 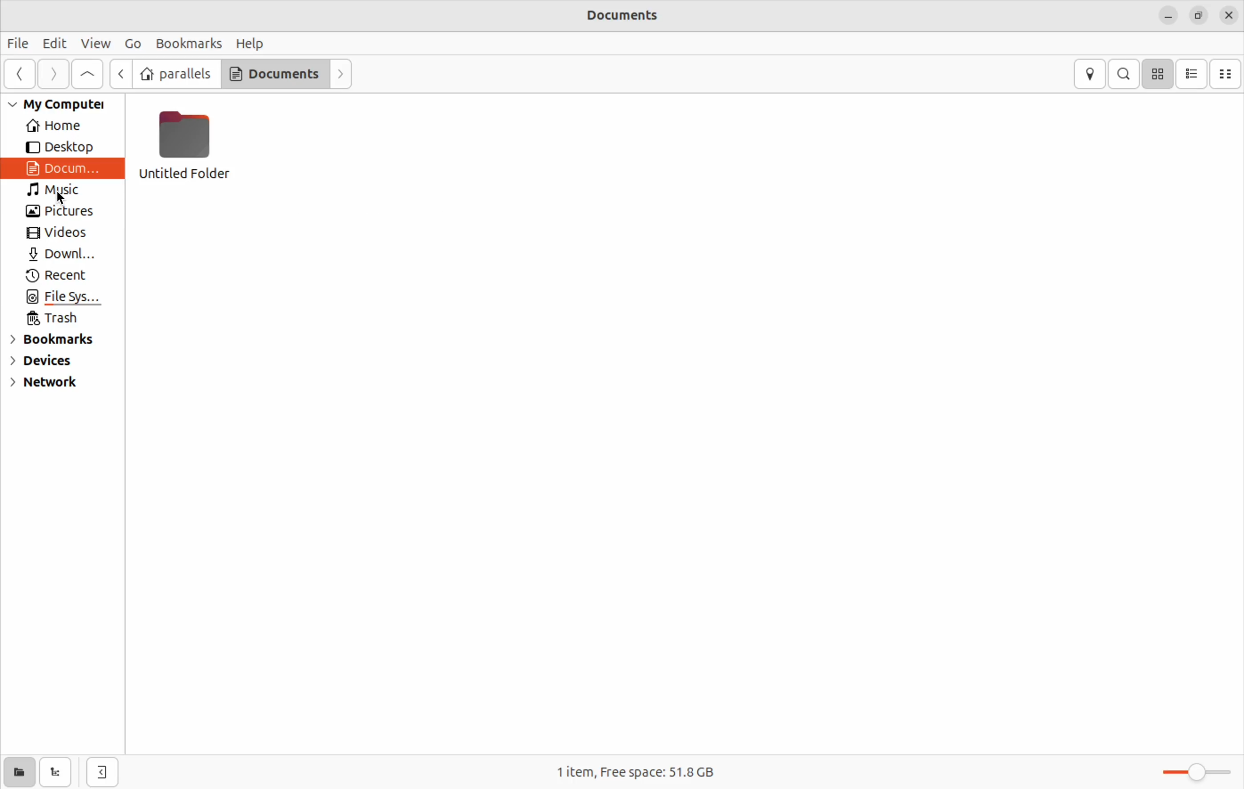 What do you see at coordinates (56, 104) in the screenshot?
I see `My Computer` at bounding box center [56, 104].